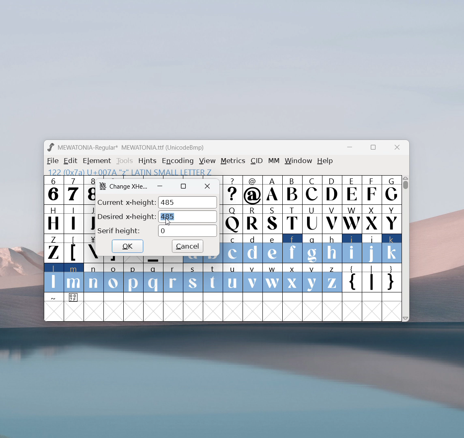  Describe the element at coordinates (153, 278) in the screenshot. I see `q` at that location.